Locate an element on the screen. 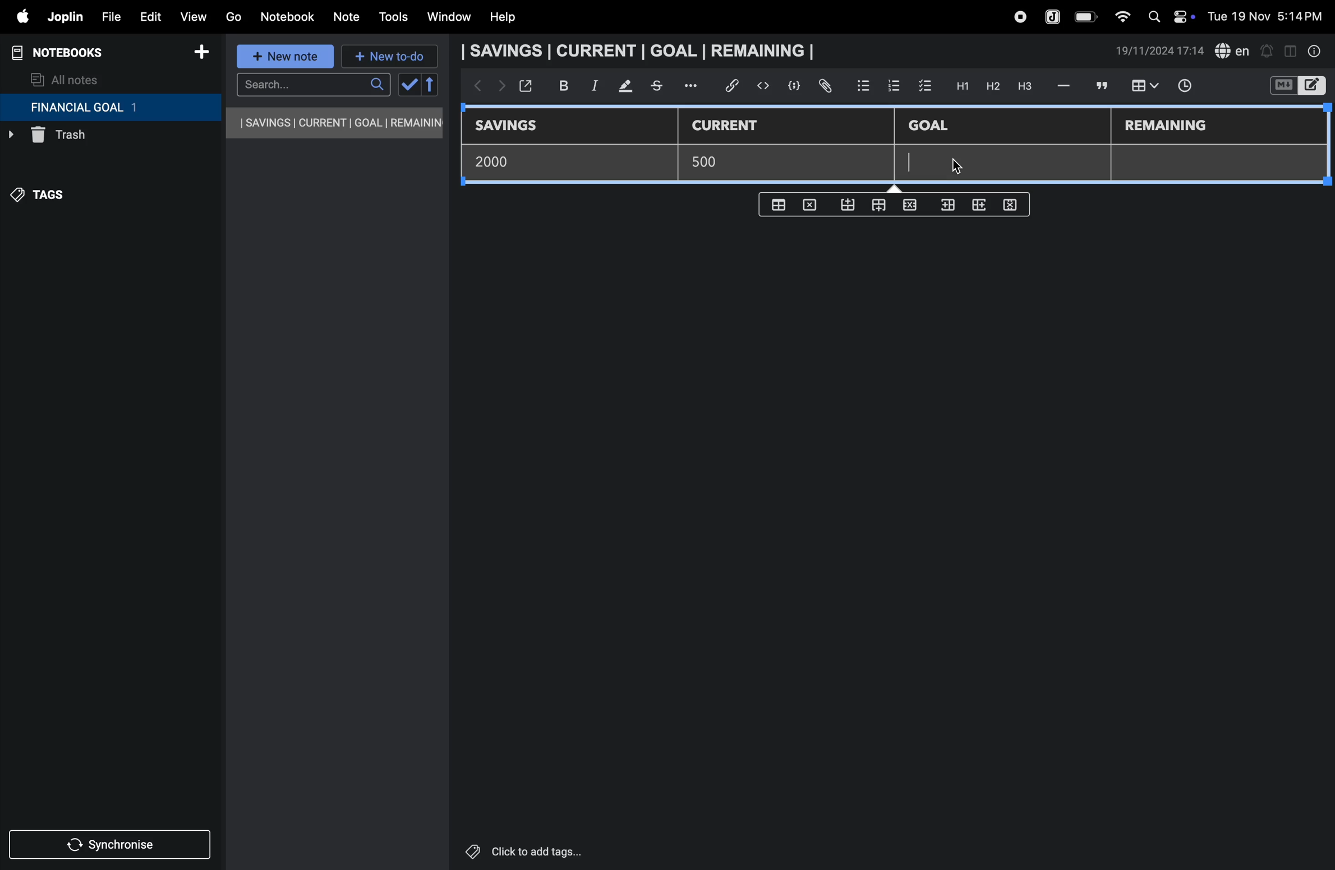 Image resolution: width=1335 pixels, height=870 pixels. trash is located at coordinates (87, 138).